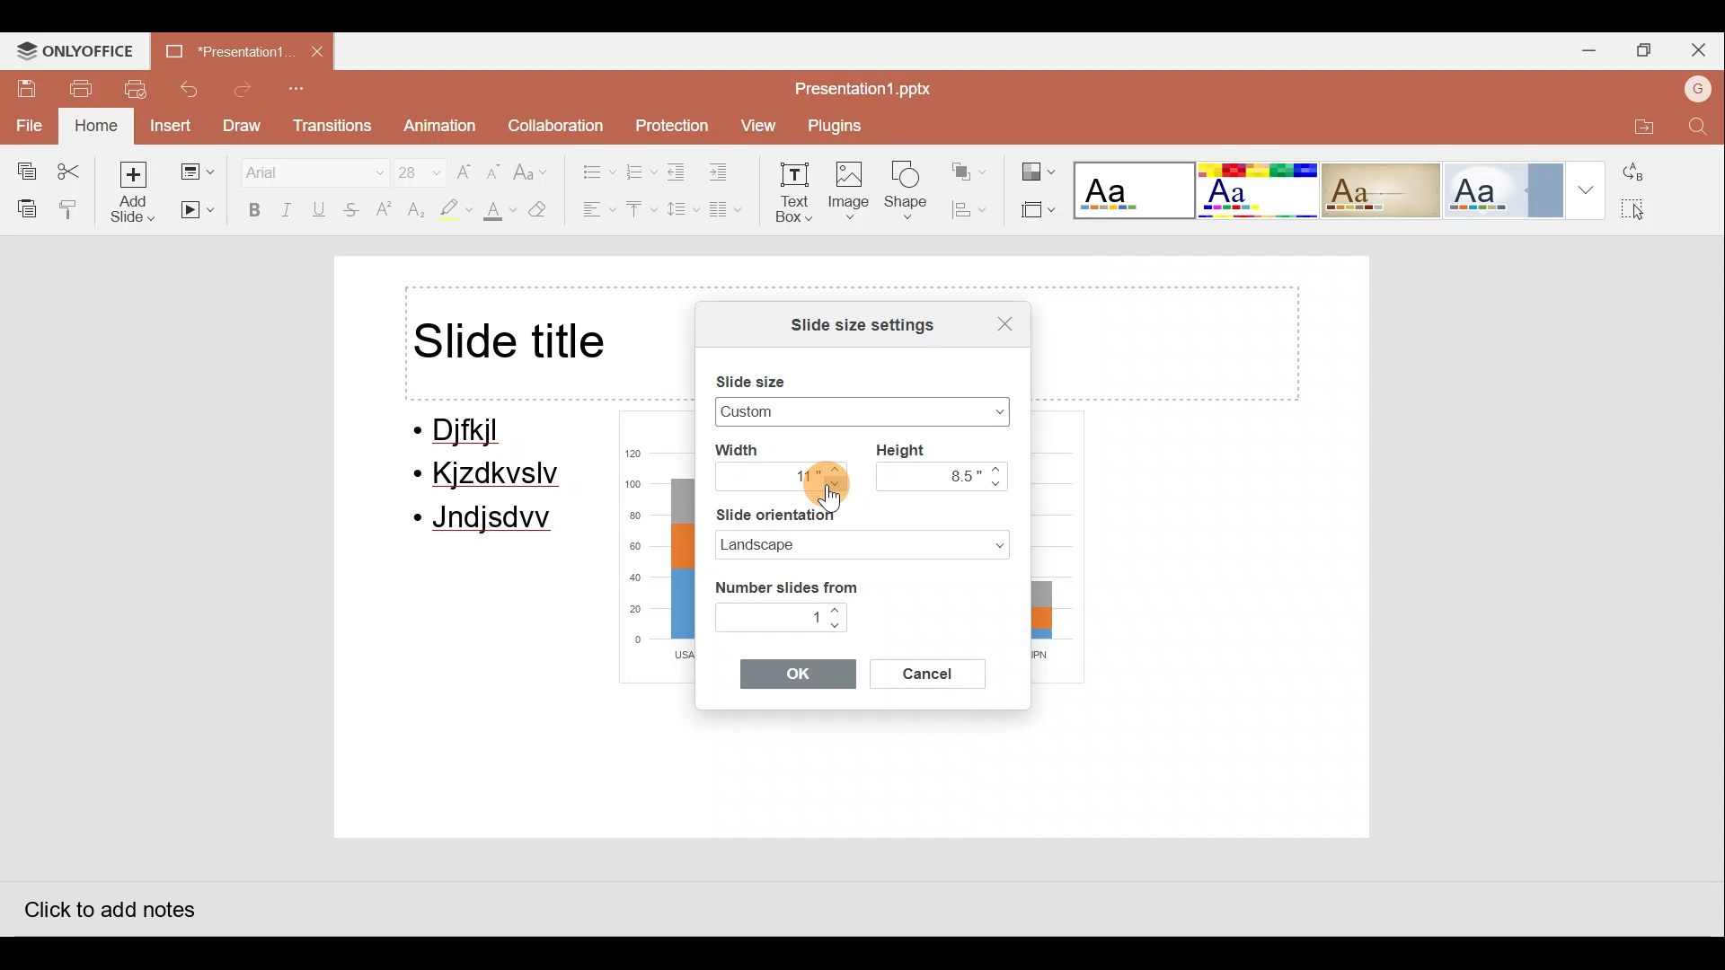  Describe the element at coordinates (668, 119) in the screenshot. I see `Protection` at that location.